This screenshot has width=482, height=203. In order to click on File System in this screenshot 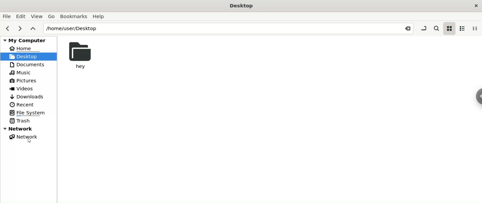, I will do `click(32, 113)`.